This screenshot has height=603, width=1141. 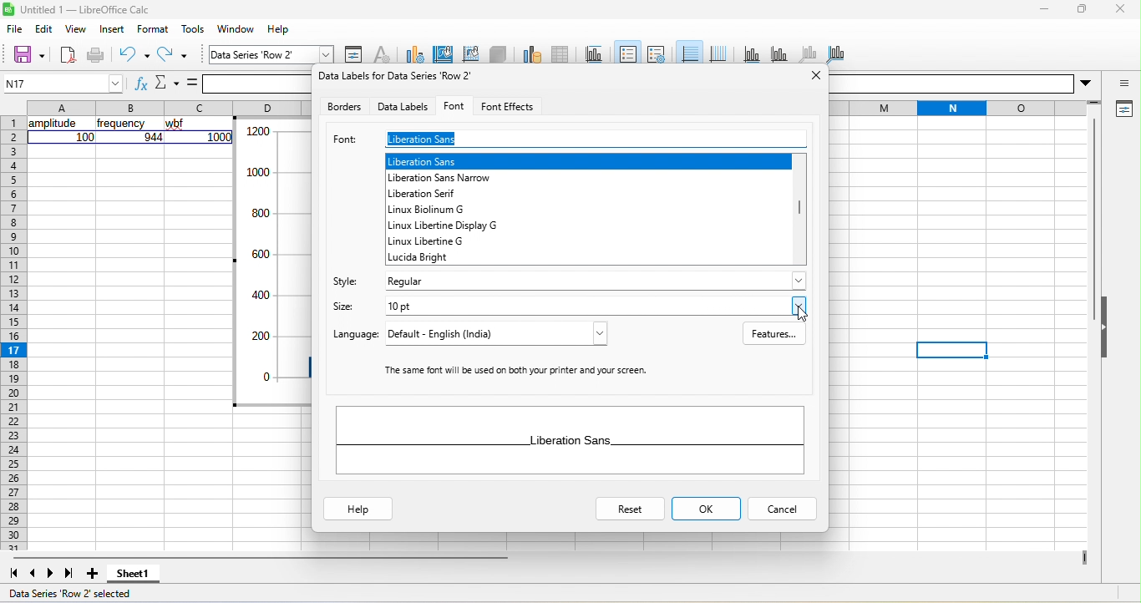 I want to click on frequency, so click(x=122, y=124).